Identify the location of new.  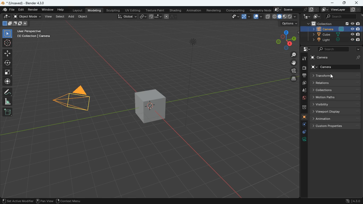
(7, 111).